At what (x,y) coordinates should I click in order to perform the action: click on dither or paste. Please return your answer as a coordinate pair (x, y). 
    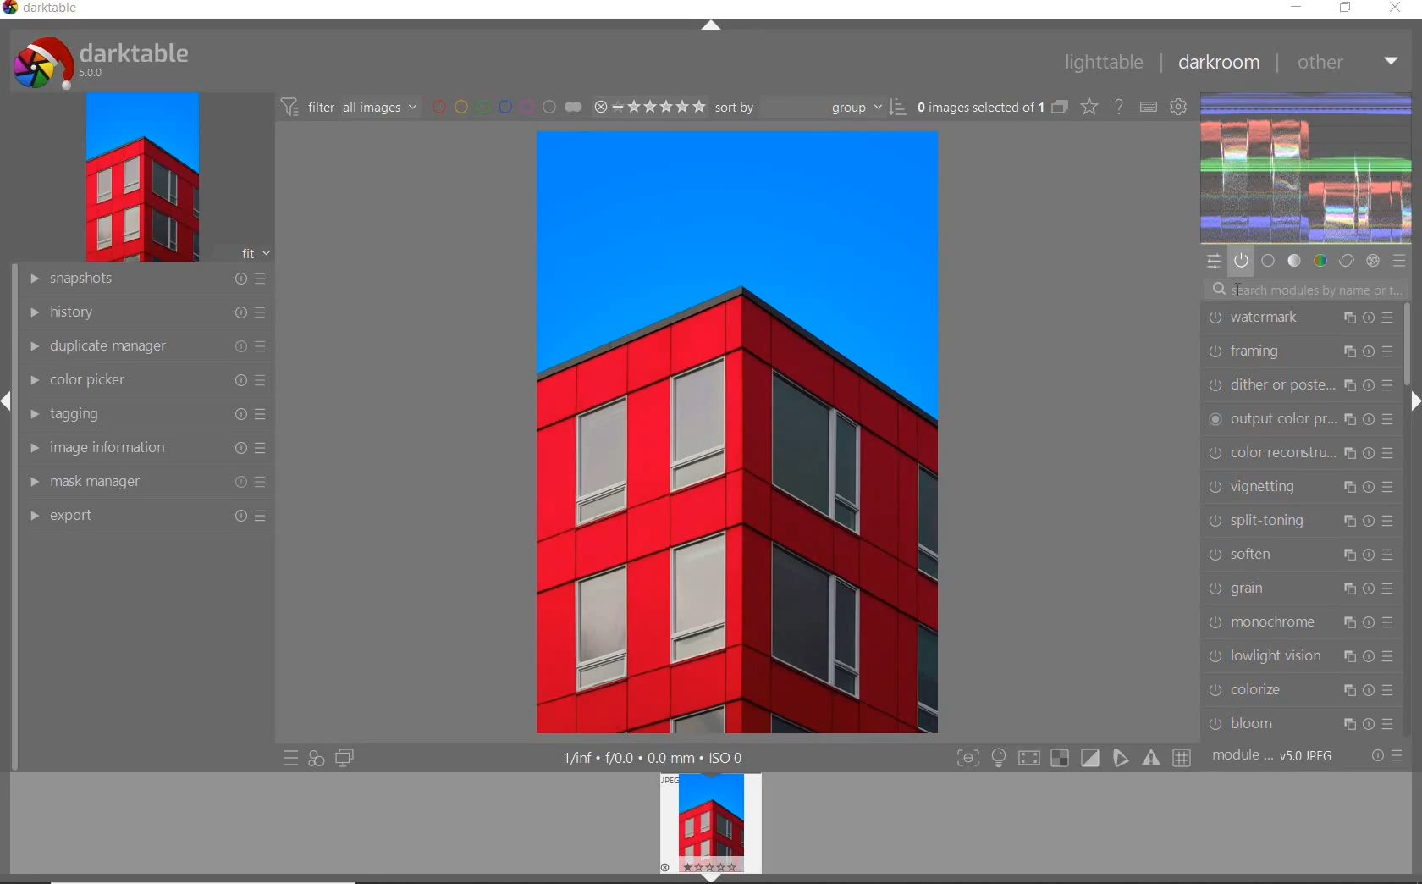
    Looking at the image, I should click on (1298, 384).